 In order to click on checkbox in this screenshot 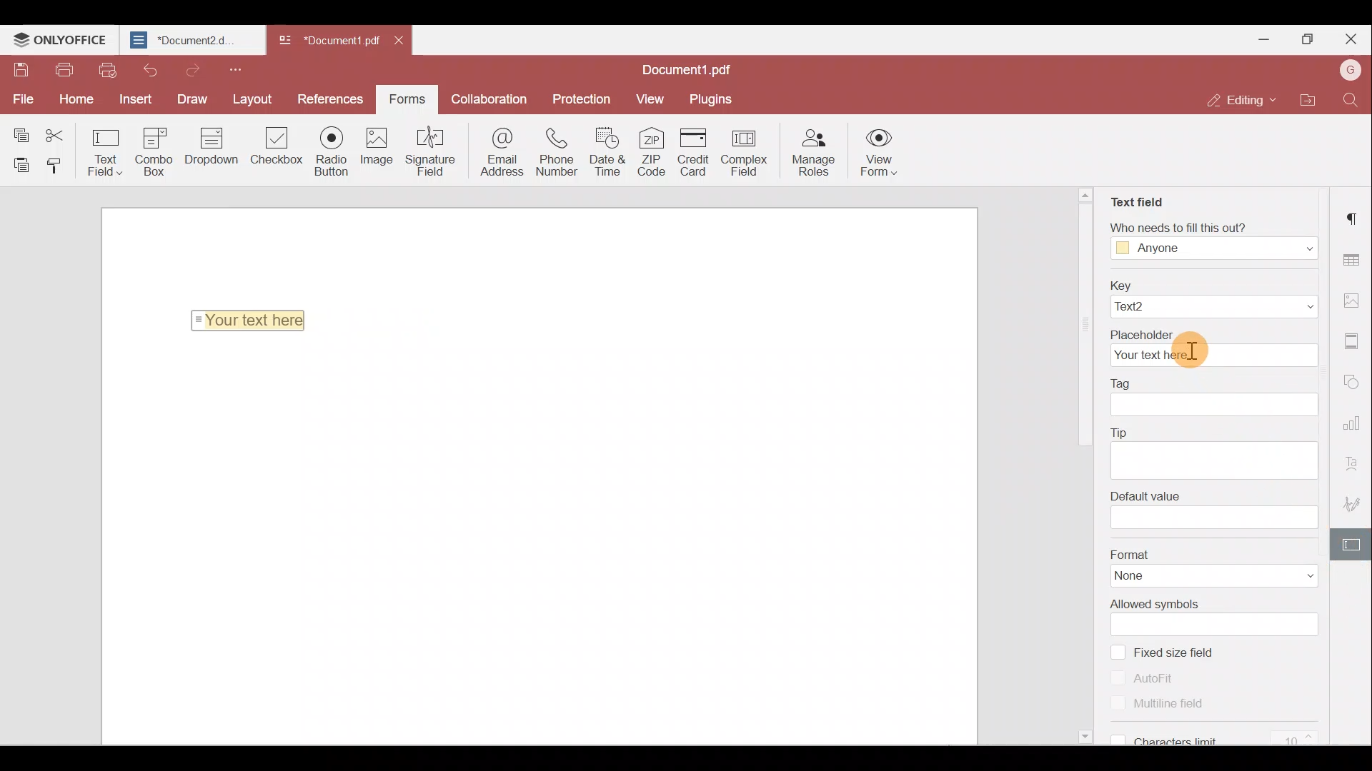, I will do `click(1115, 737)`.